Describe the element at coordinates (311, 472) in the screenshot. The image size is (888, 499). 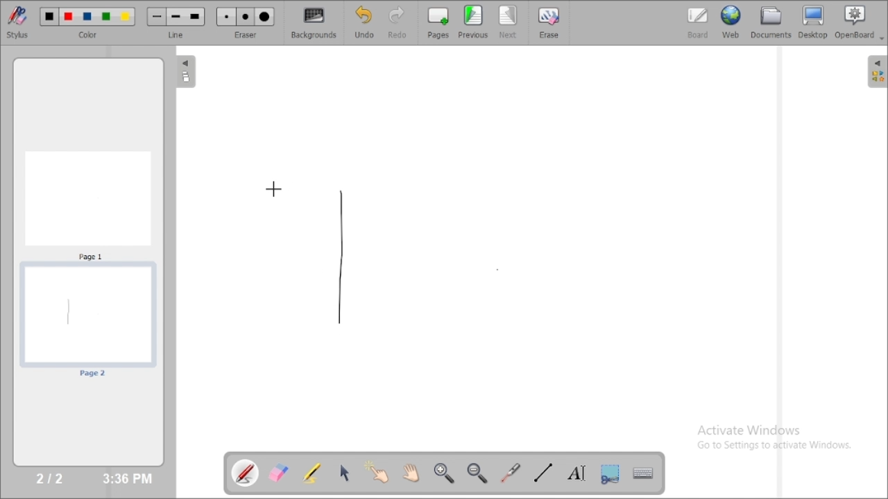
I see `highlight` at that location.